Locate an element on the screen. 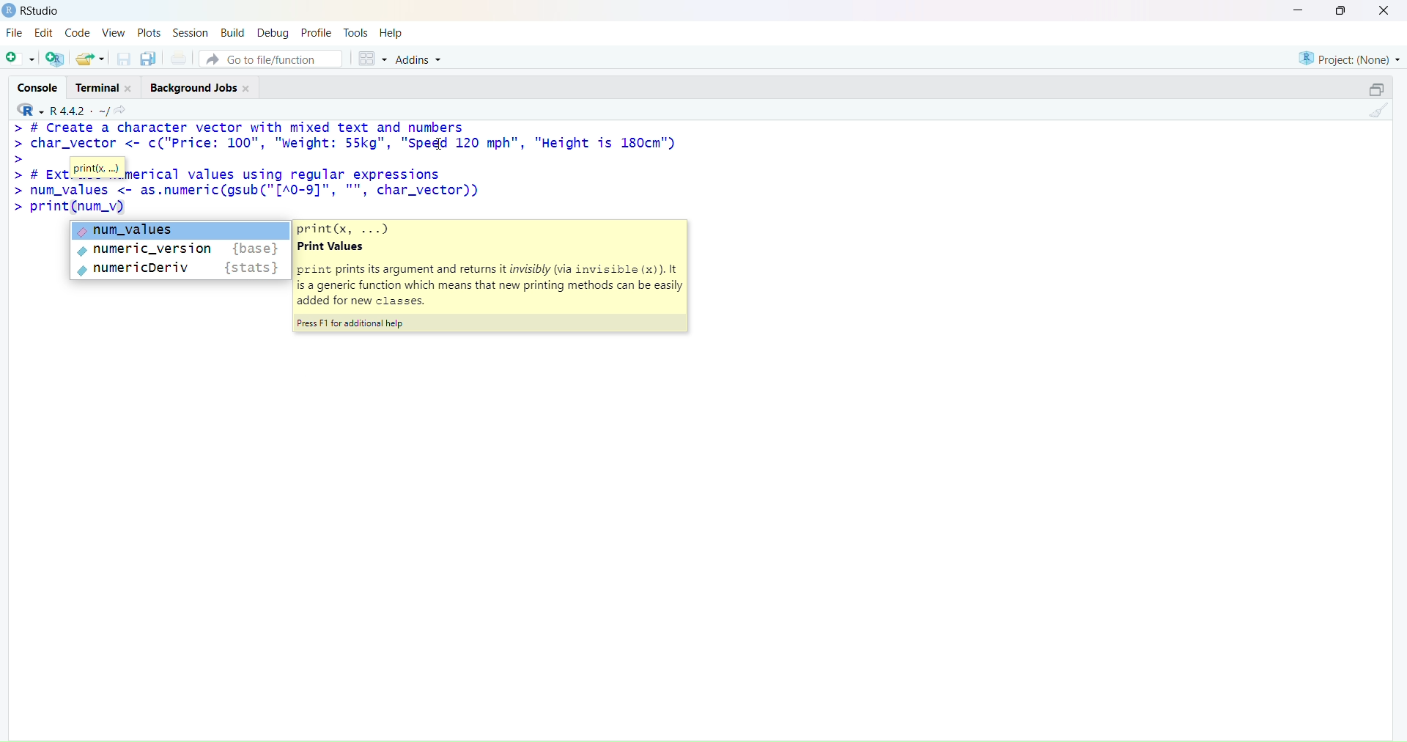 The width and height of the screenshot is (1407, 742). profile is located at coordinates (317, 34).